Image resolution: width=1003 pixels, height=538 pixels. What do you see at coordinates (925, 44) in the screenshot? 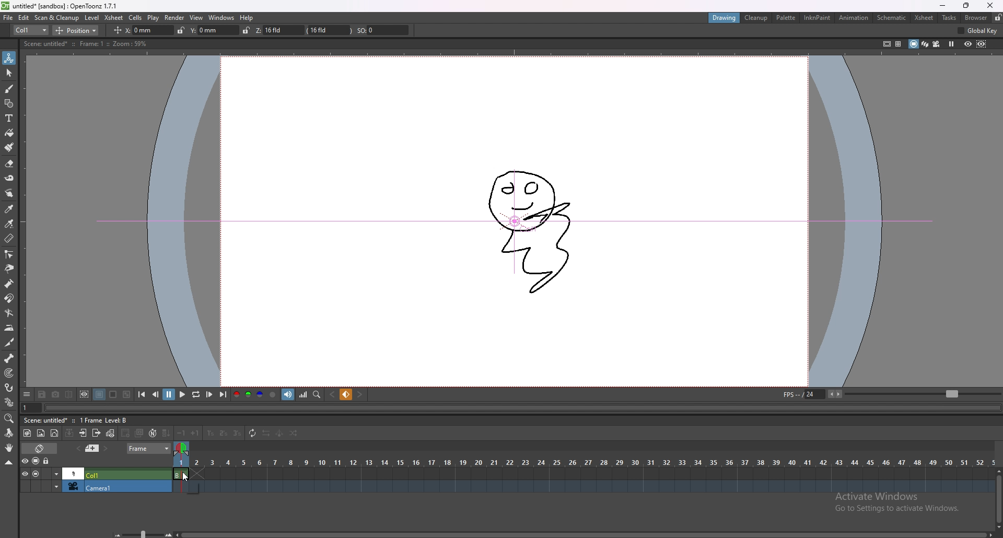
I see `3d` at bounding box center [925, 44].